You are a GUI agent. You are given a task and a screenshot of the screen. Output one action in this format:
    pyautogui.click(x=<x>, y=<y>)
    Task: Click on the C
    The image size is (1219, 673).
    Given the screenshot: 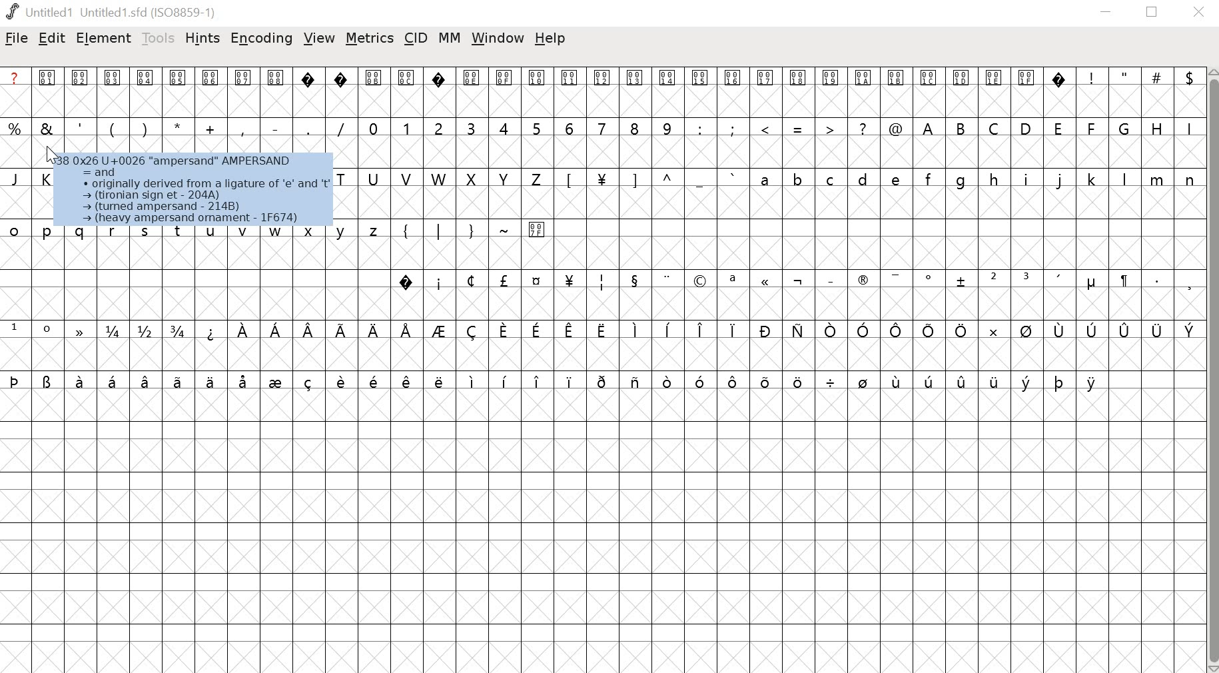 What is the action you would take?
    pyautogui.click(x=996, y=127)
    